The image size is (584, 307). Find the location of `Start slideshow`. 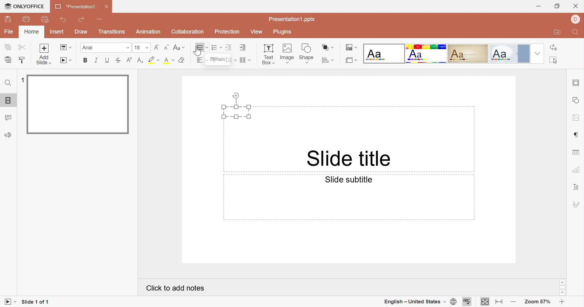

Start slideshow is located at coordinates (66, 61).